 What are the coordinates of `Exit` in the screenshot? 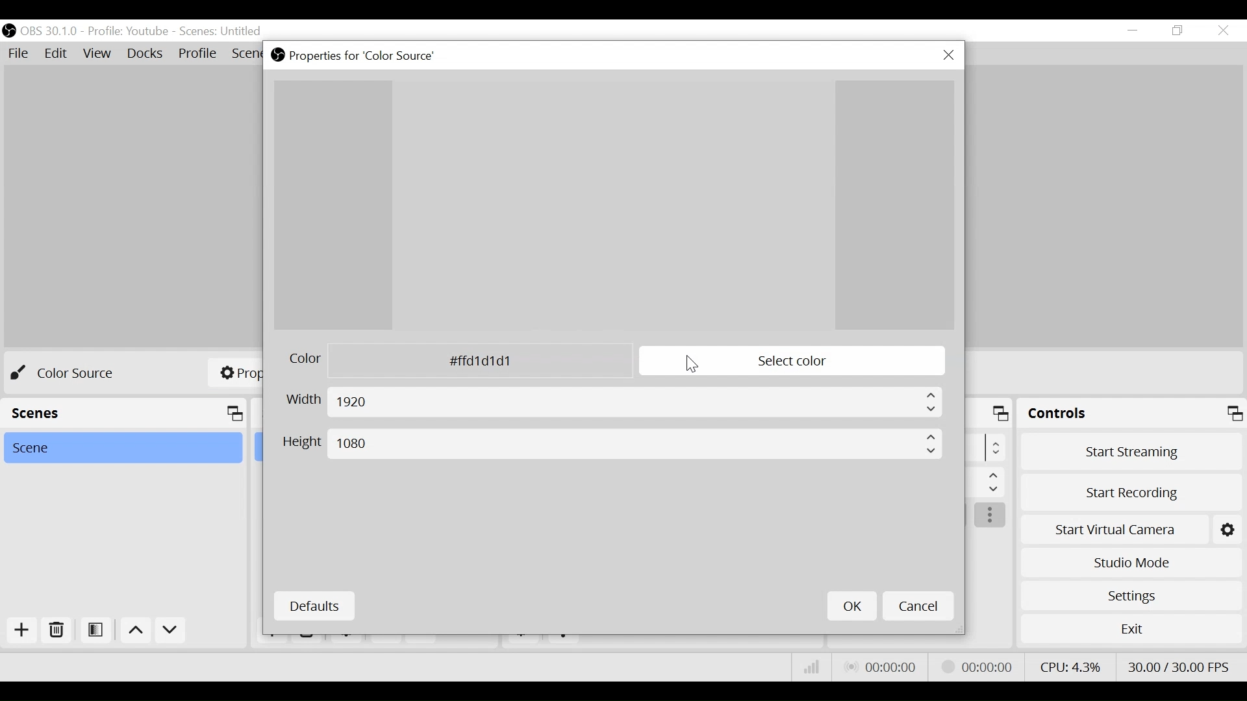 It's located at (1131, 632).